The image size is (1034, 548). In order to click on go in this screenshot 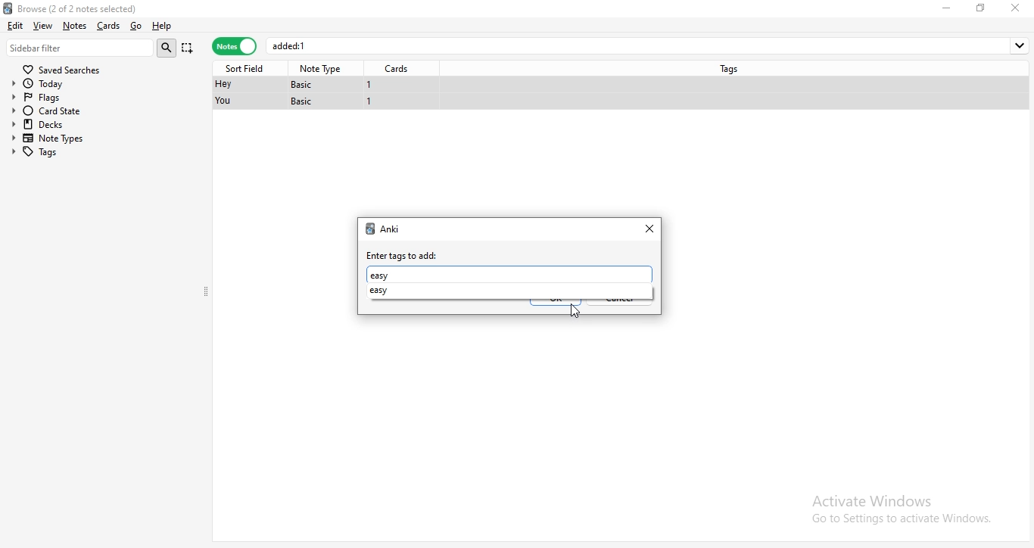, I will do `click(135, 26)`.